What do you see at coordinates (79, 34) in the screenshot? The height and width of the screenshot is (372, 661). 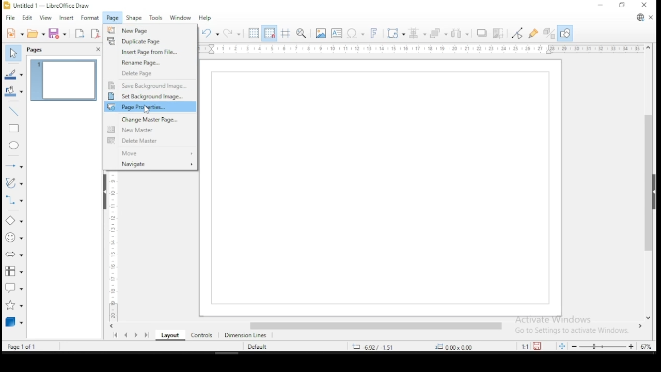 I see `export` at bounding box center [79, 34].